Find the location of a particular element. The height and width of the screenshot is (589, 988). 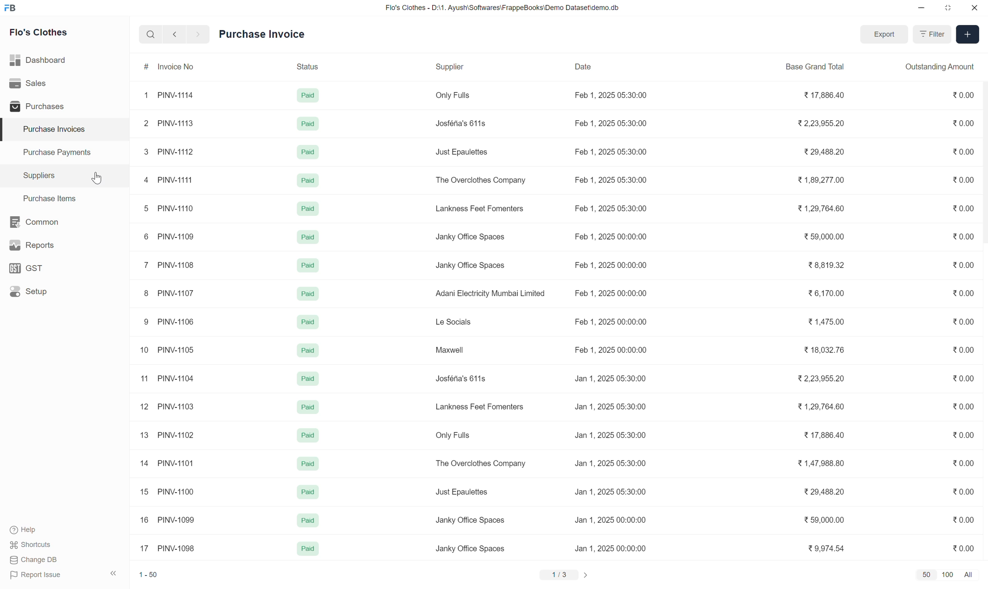

Le Socials is located at coordinates (453, 321).